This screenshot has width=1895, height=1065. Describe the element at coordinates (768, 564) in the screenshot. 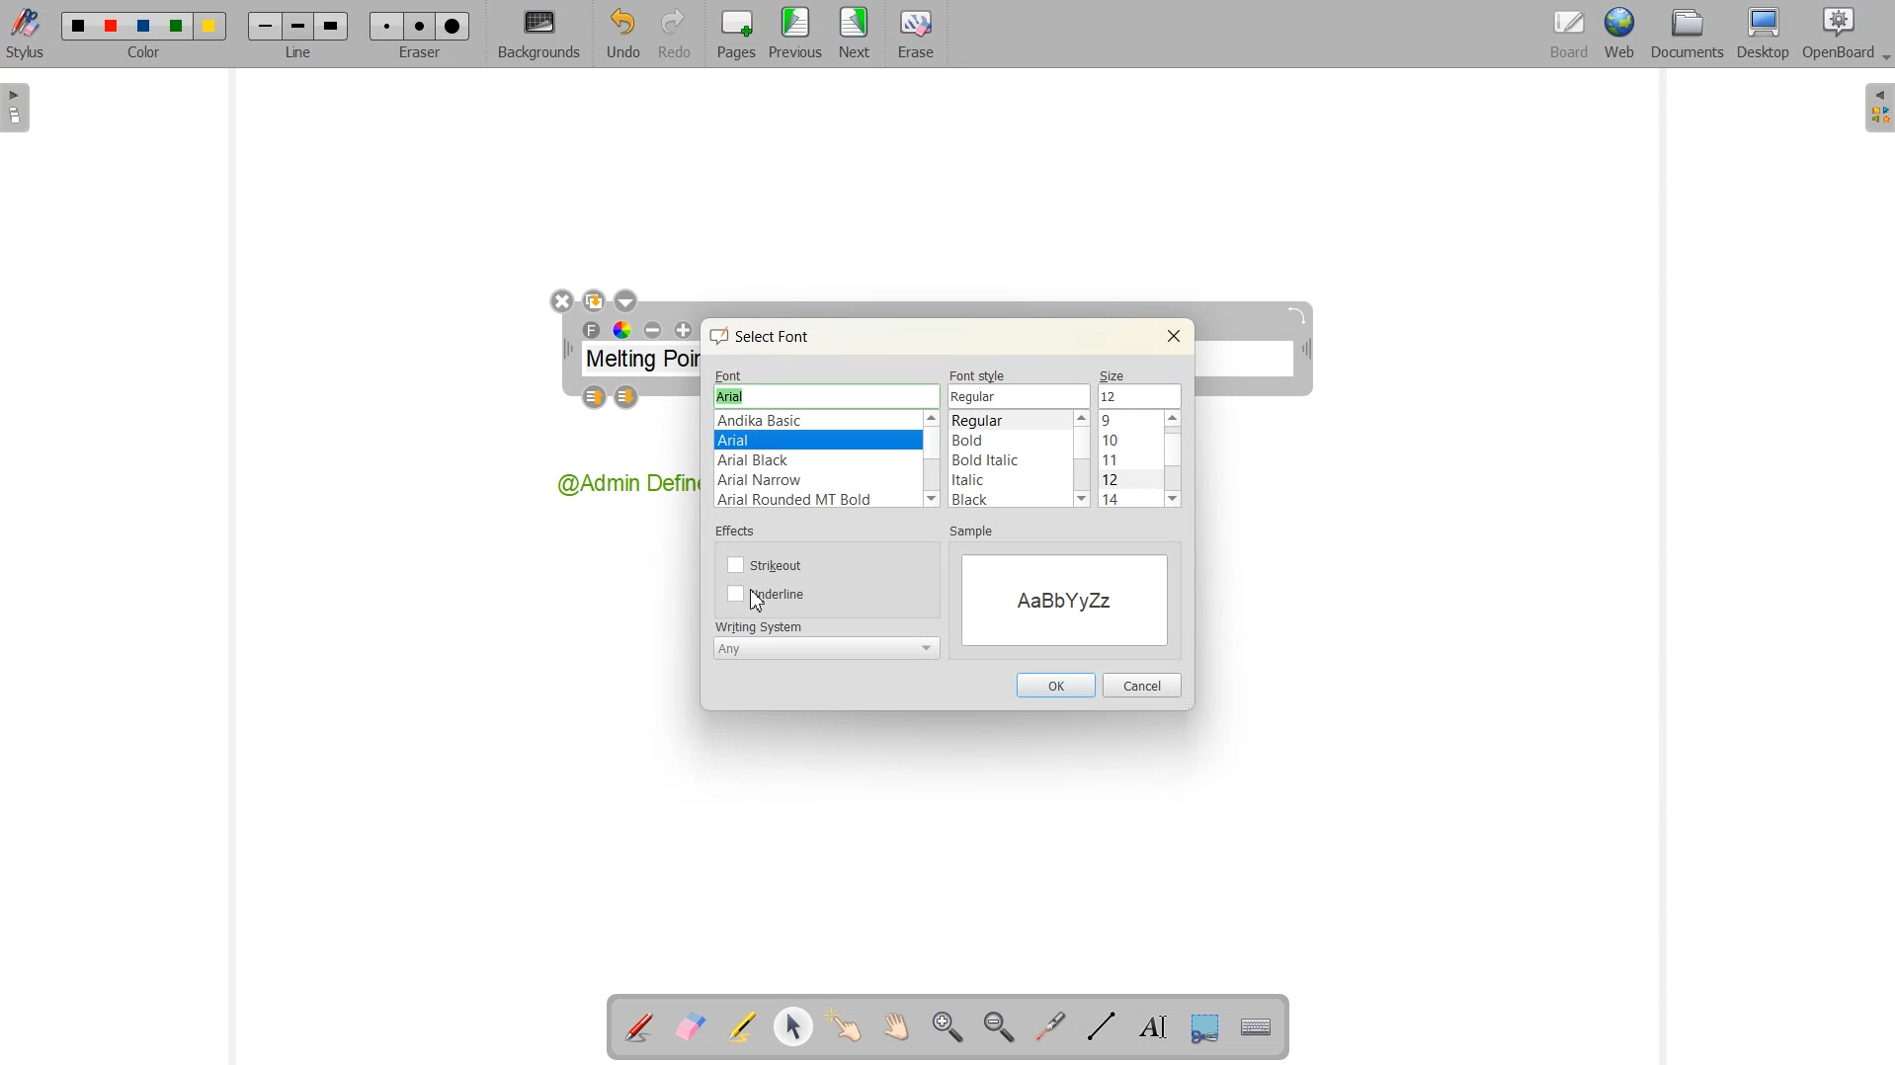

I see `Strikeout` at that location.